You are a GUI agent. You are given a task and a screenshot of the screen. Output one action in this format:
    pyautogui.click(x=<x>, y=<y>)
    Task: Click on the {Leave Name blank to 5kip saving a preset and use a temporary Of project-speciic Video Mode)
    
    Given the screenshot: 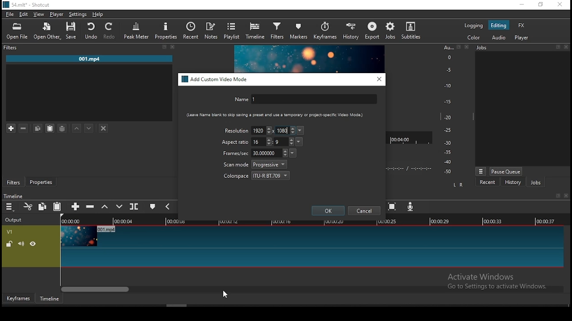 What is the action you would take?
    pyautogui.click(x=271, y=115)
    